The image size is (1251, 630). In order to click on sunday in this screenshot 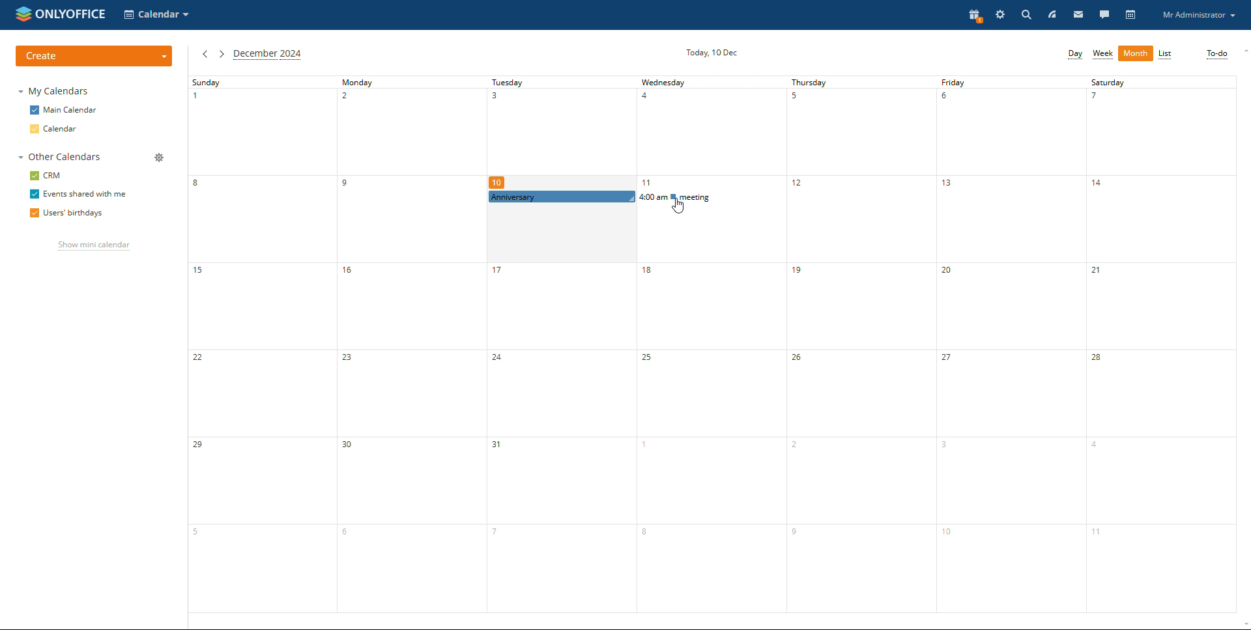, I will do `click(260, 343)`.